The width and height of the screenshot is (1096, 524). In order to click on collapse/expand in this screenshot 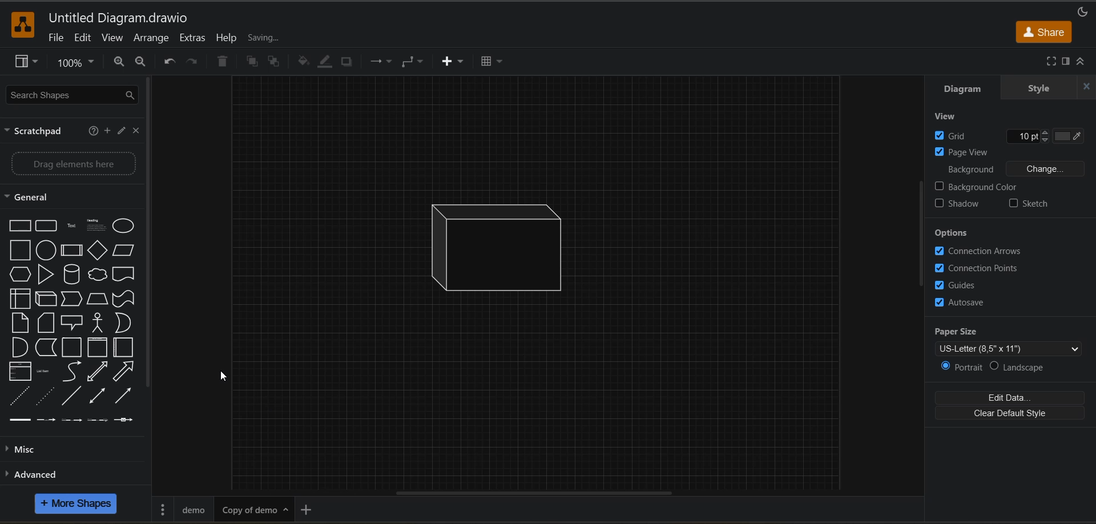, I will do `click(1083, 62)`.